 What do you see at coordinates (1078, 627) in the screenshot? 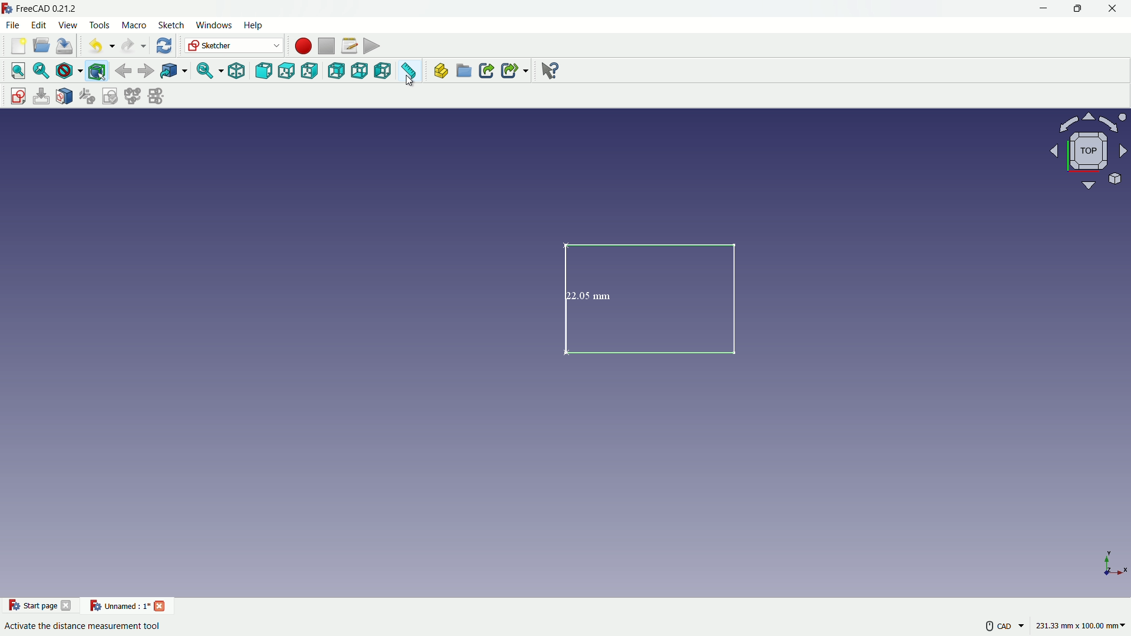
I see `measuring unit` at bounding box center [1078, 627].